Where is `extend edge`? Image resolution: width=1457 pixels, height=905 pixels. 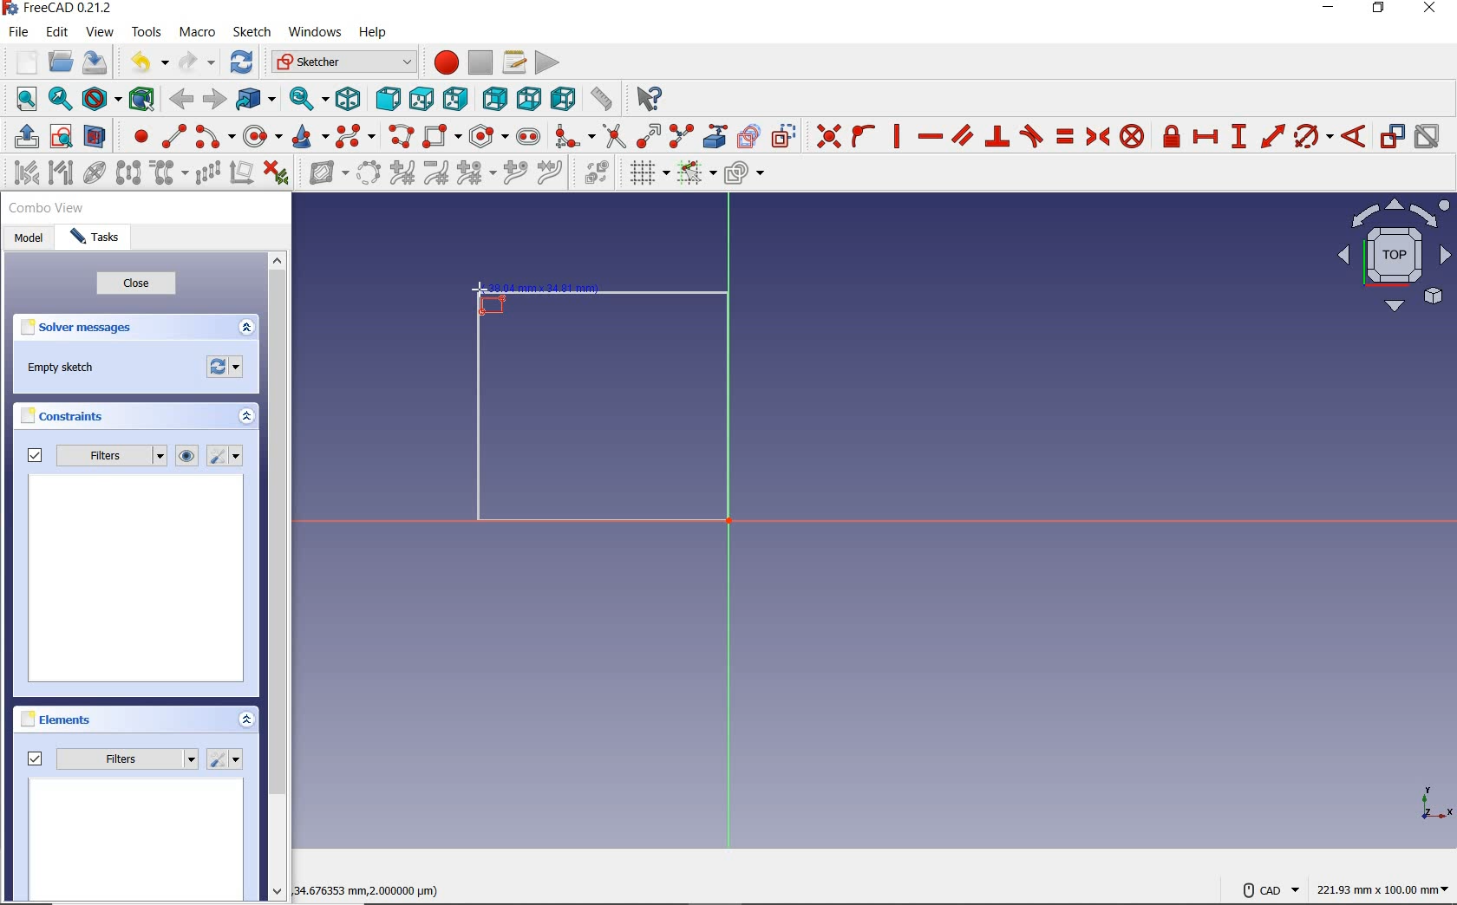
extend edge is located at coordinates (650, 136).